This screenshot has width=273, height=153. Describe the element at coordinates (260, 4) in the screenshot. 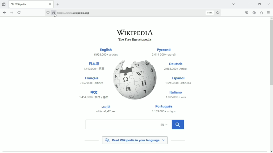

I see `restore down` at that location.